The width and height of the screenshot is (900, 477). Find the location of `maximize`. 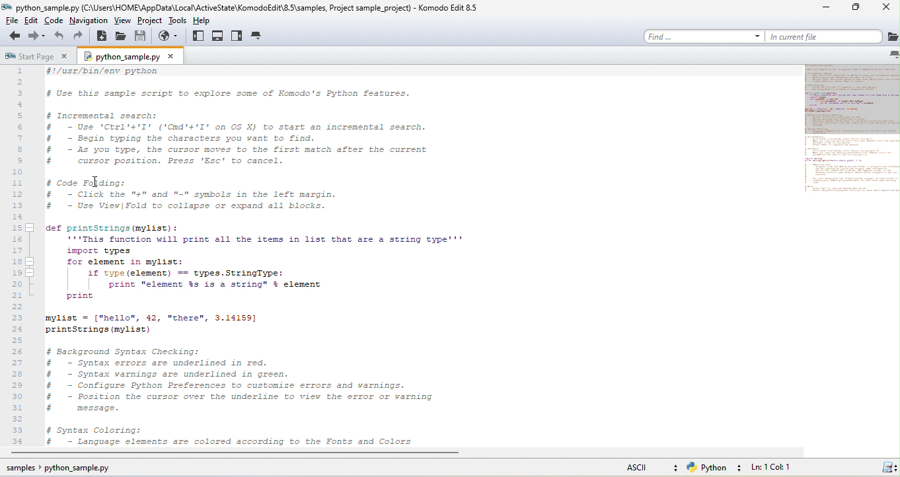

maximize is located at coordinates (858, 7).